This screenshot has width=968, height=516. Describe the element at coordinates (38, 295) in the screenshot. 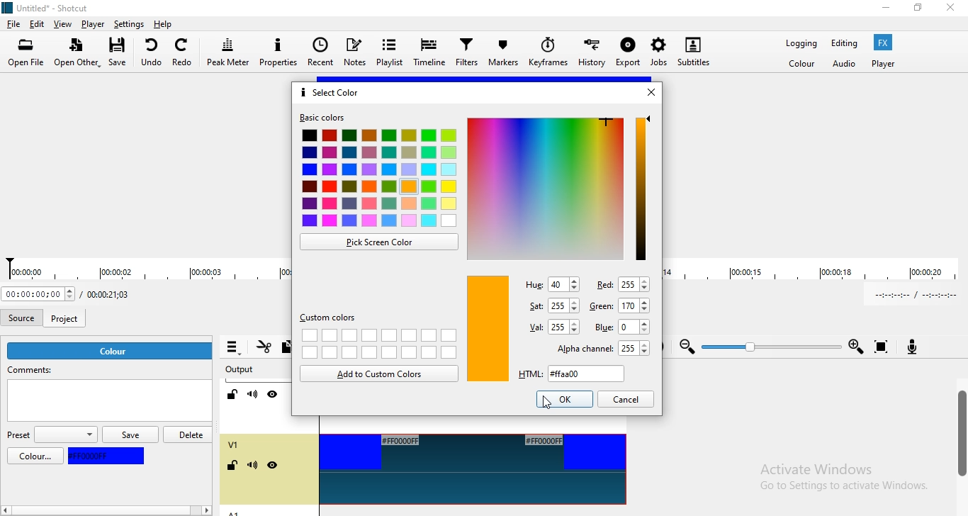

I see `Current position` at that location.